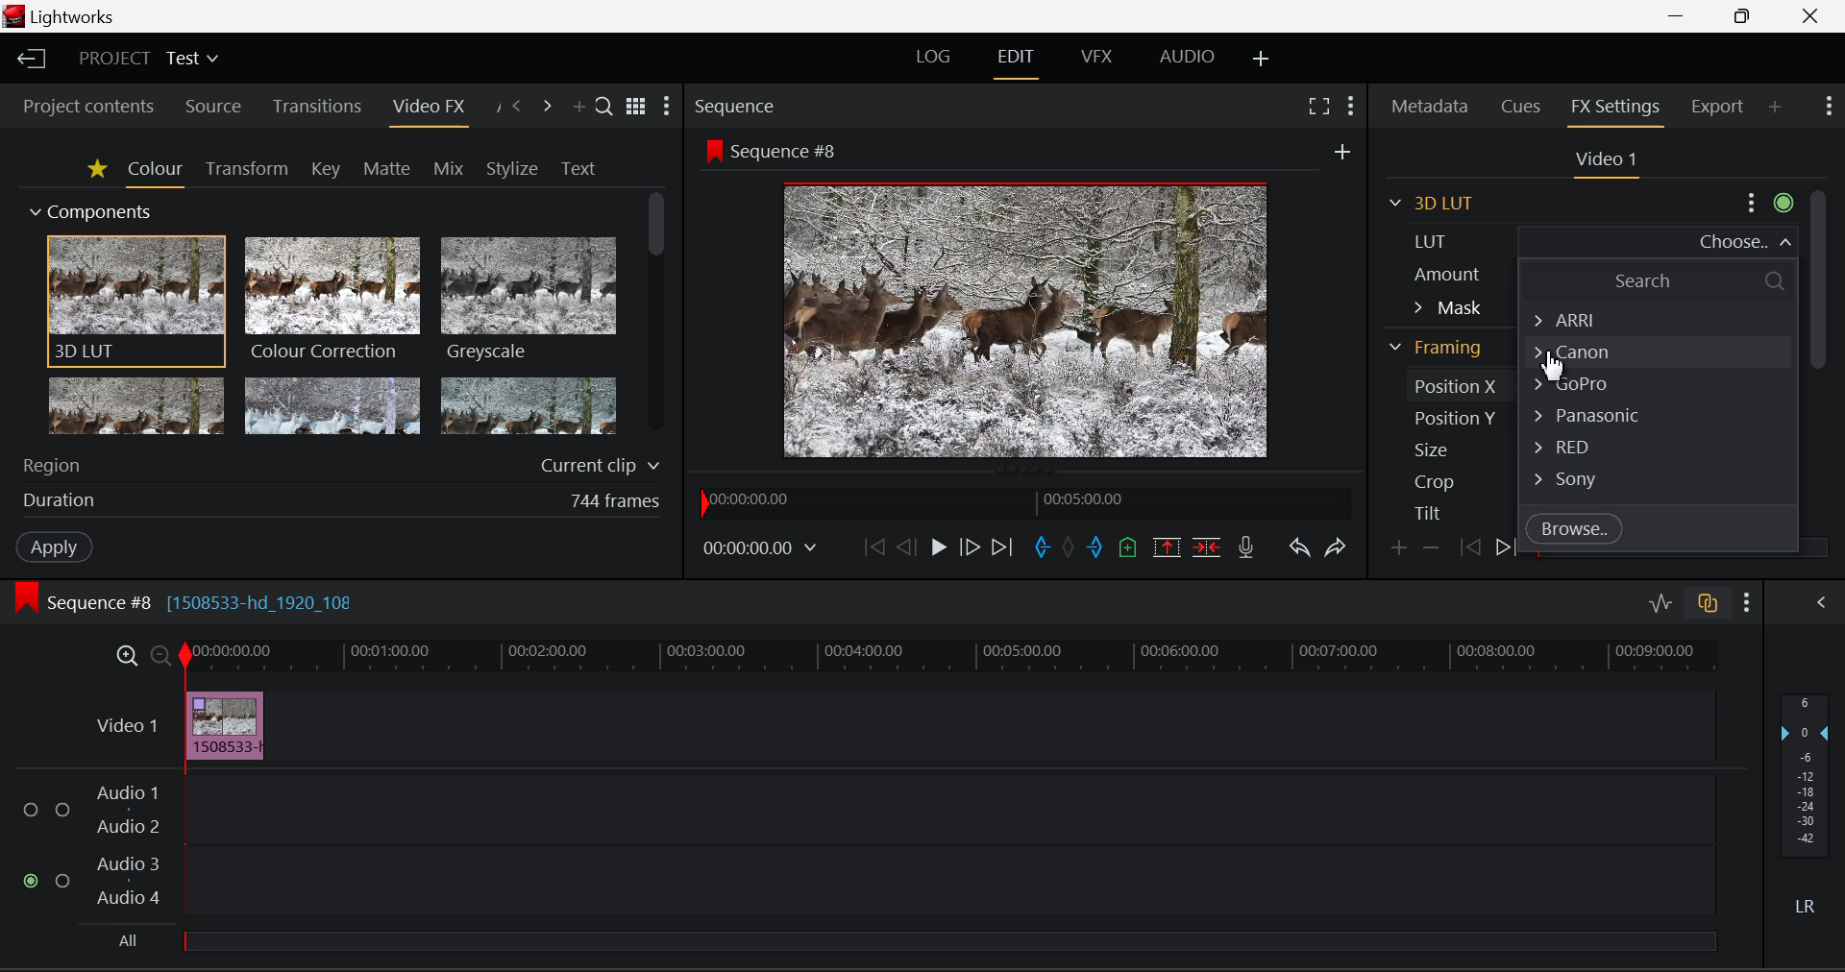 This screenshot has width=1845, height=972. What do you see at coordinates (30, 880) in the screenshot?
I see `Audio Input Checkbox` at bounding box center [30, 880].